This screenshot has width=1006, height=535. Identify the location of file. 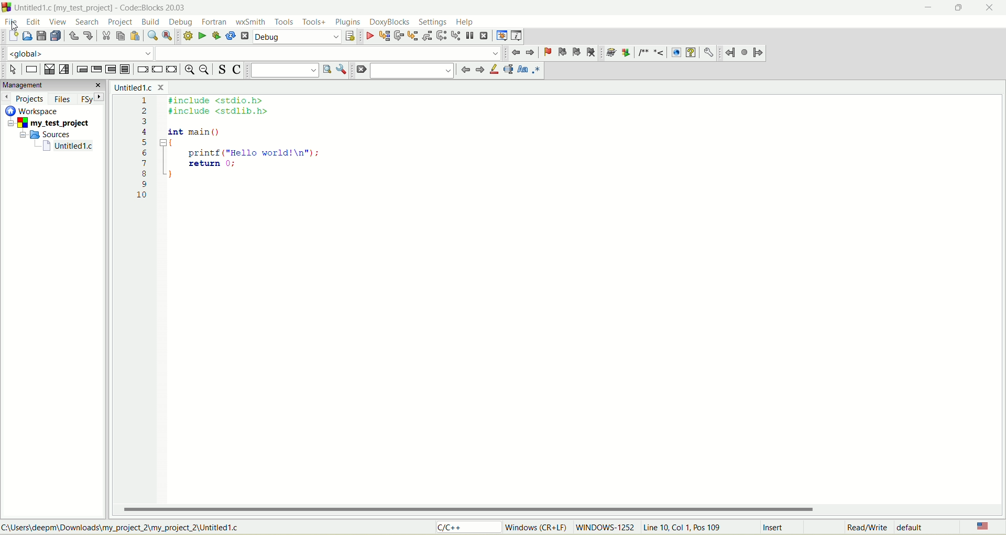
(10, 21).